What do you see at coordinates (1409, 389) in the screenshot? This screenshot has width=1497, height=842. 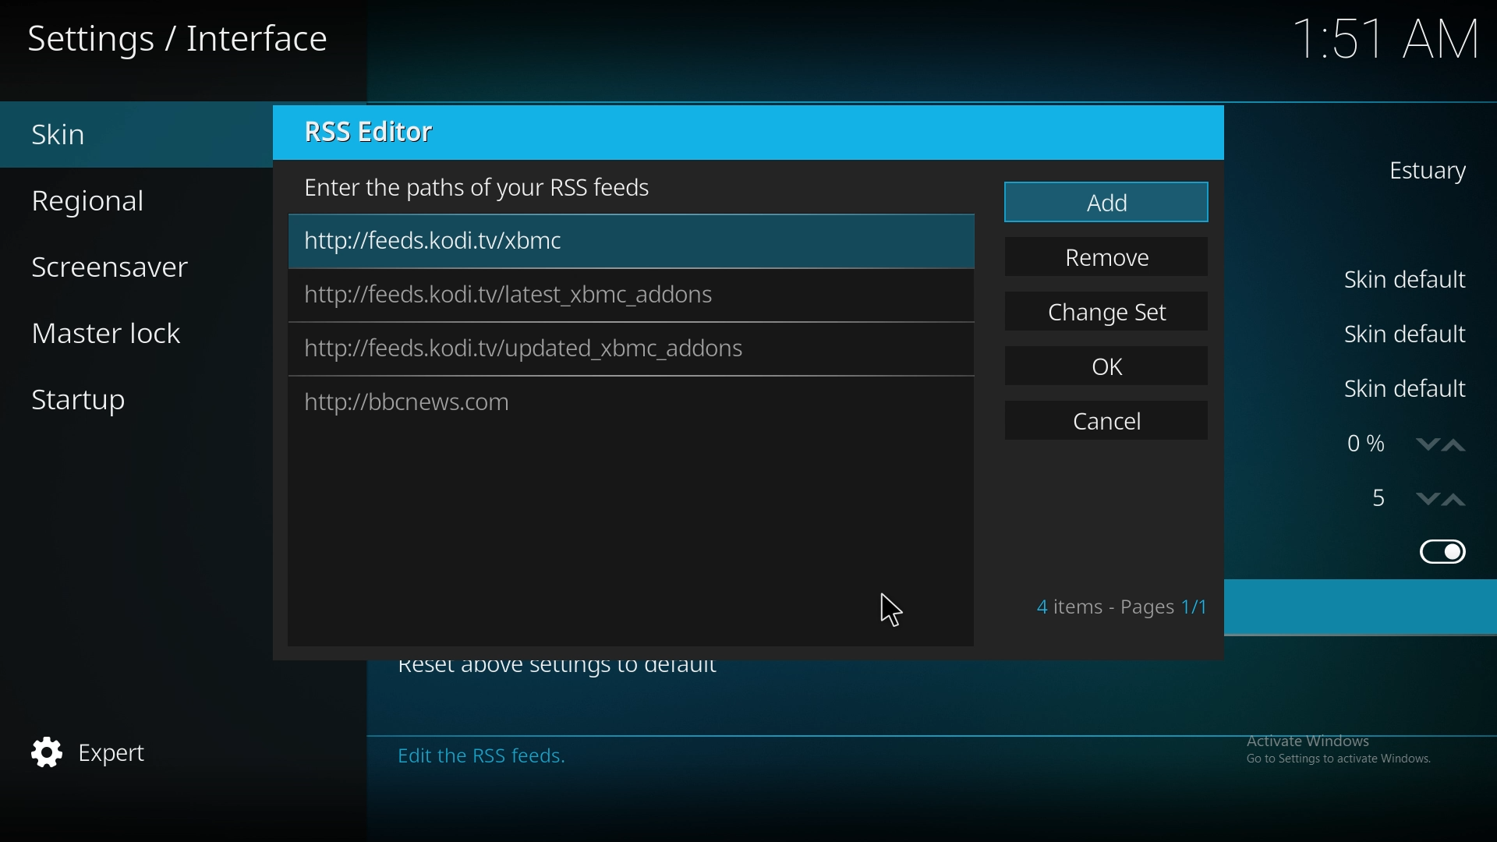 I see `skin default` at bounding box center [1409, 389].